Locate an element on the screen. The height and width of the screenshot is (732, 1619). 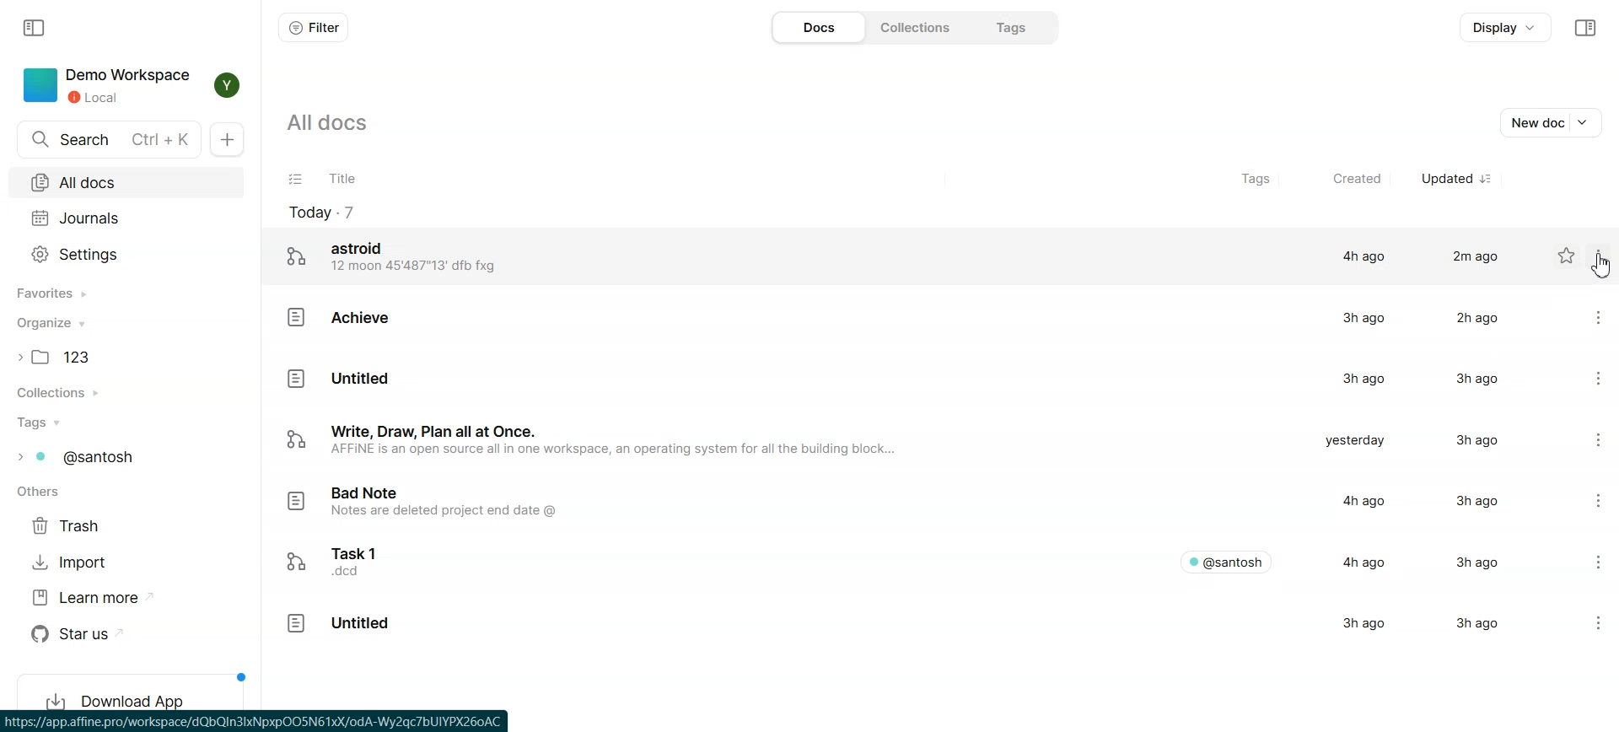
Tags is located at coordinates (126, 423).